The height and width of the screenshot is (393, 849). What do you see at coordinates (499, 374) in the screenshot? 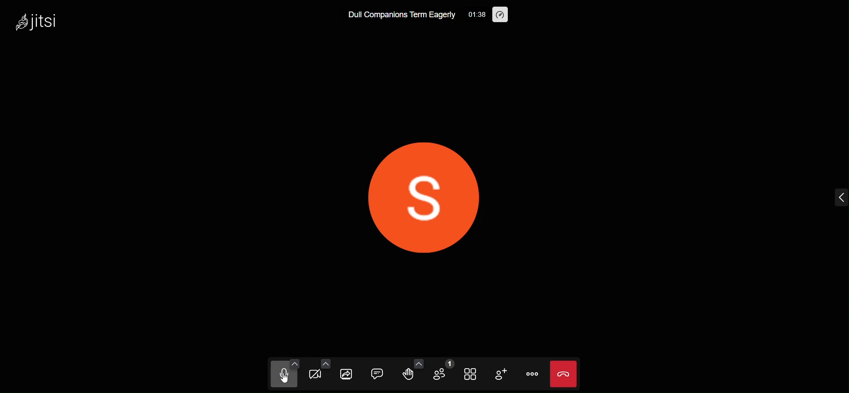
I see `invite people` at bounding box center [499, 374].